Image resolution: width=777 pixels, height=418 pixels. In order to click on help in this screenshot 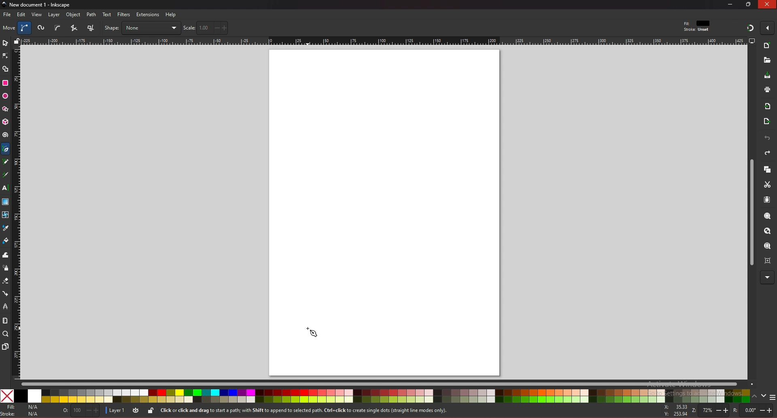, I will do `click(171, 15)`.